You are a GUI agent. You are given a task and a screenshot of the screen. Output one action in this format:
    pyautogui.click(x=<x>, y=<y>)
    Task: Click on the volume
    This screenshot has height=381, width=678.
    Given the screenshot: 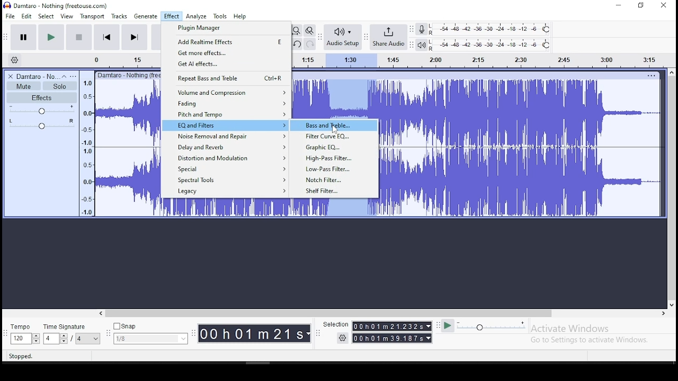 What is the action you would take?
    pyautogui.click(x=42, y=110)
    